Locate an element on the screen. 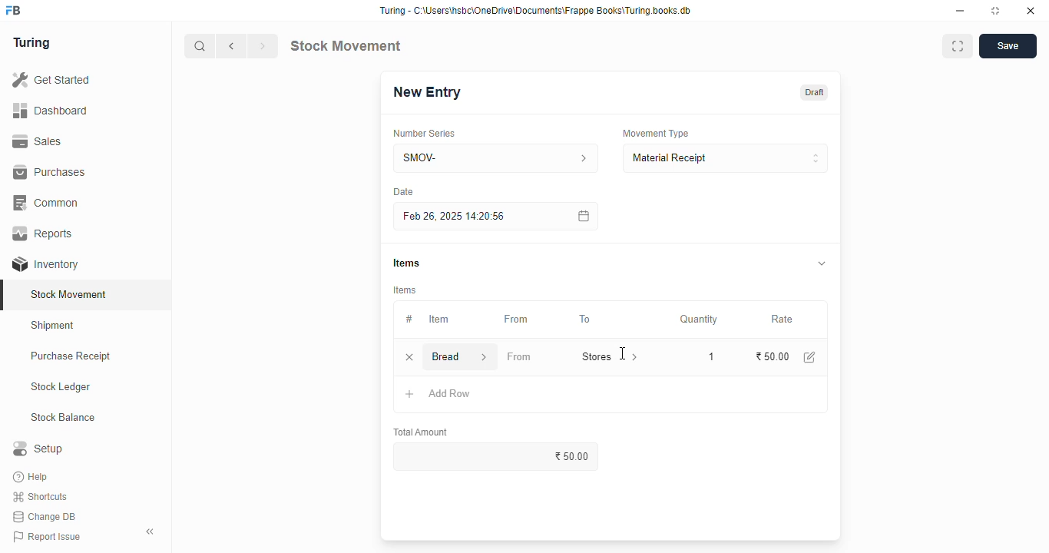 The image size is (1049, 553). material receipt is located at coordinates (725, 158).